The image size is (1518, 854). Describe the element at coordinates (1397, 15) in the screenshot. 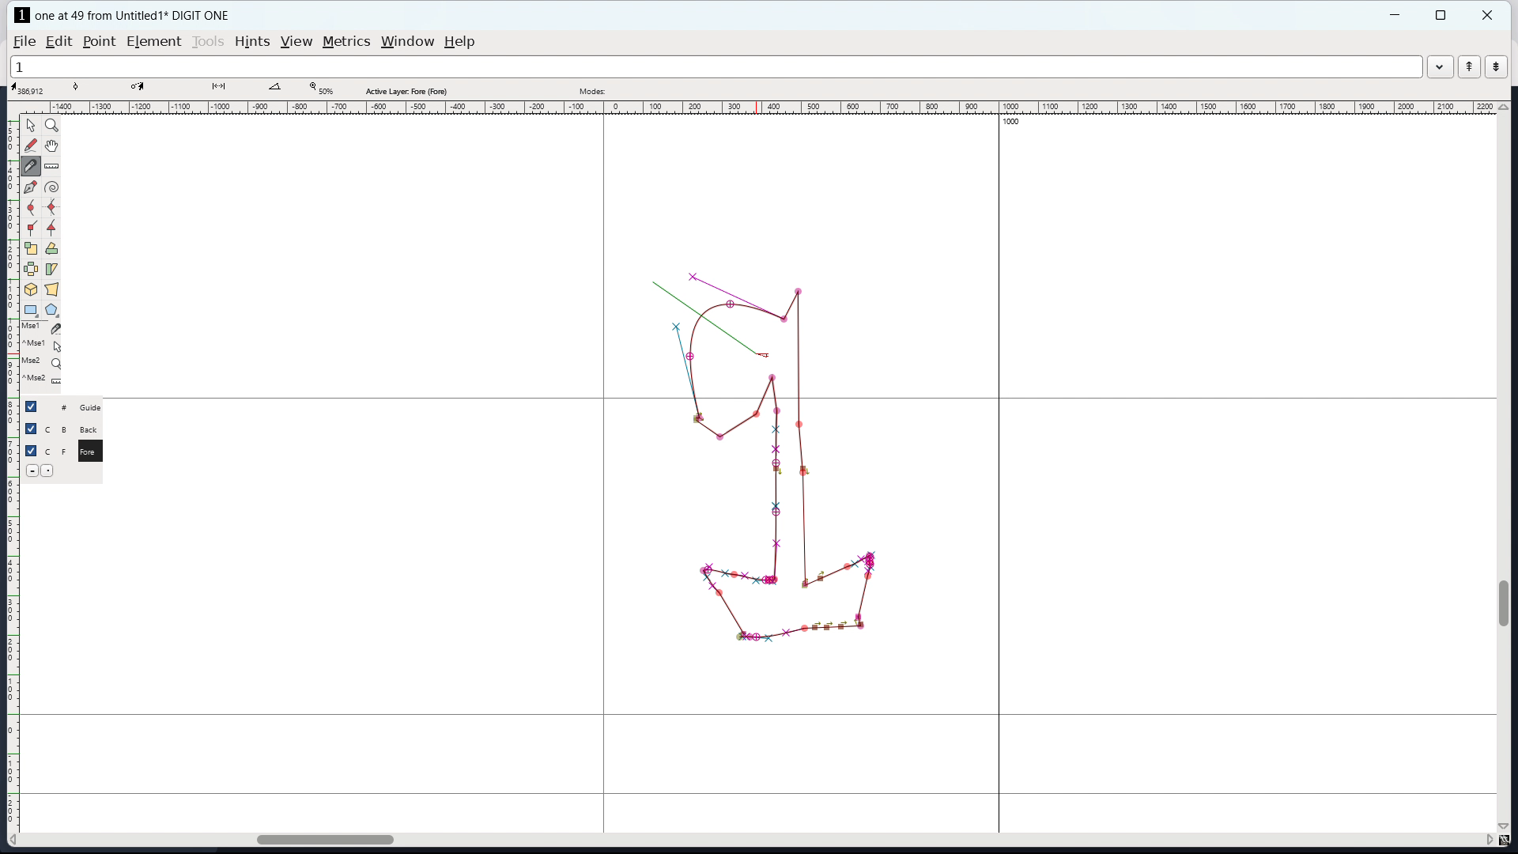

I see `minimize` at that location.